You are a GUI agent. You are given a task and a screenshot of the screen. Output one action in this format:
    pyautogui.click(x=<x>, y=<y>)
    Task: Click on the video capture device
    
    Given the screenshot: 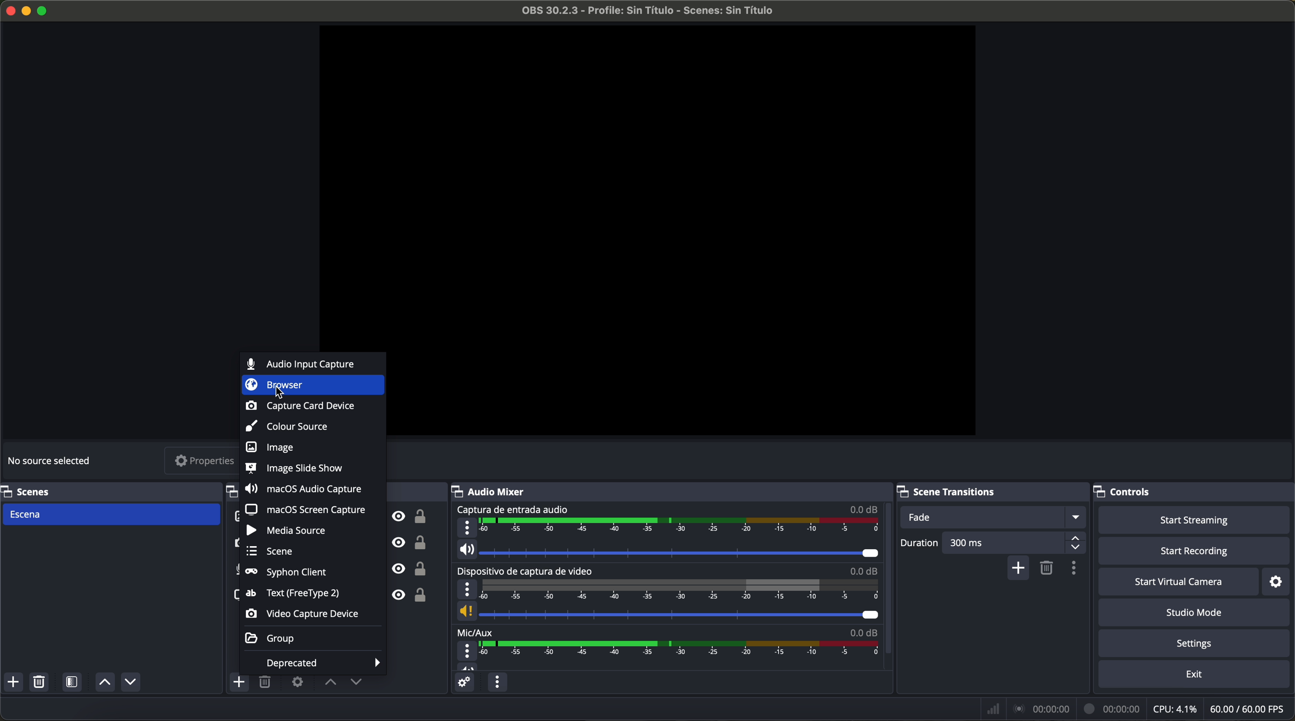 What is the action you would take?
    pyautogui.click(x=305, y=615)
    